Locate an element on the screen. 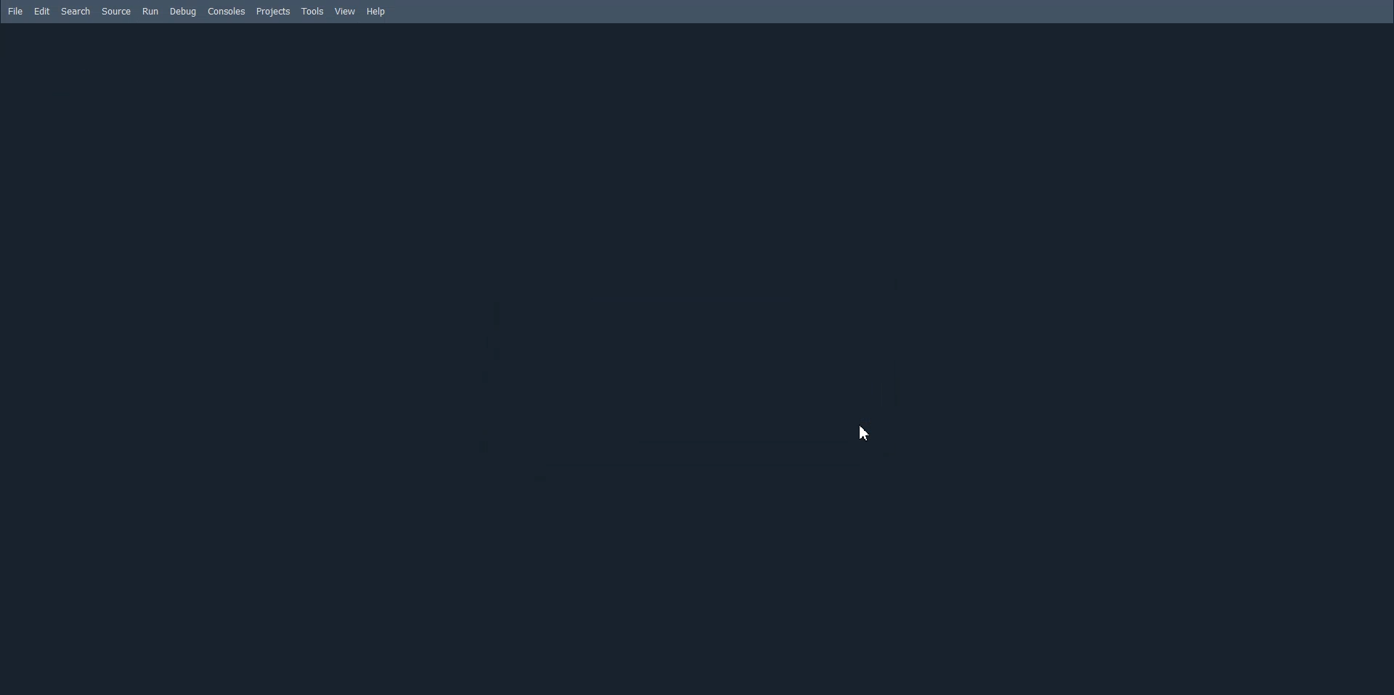 Image resolution: width=1394 pixels, height=695 pixels. Console is located at coordinates (227, 11).